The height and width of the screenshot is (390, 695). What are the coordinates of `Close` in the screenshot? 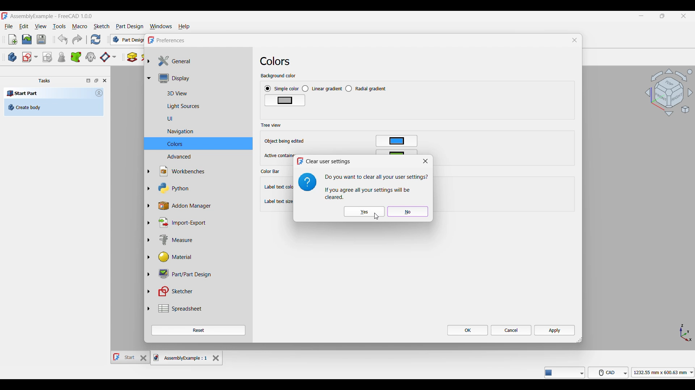 It's located at (575, 40).